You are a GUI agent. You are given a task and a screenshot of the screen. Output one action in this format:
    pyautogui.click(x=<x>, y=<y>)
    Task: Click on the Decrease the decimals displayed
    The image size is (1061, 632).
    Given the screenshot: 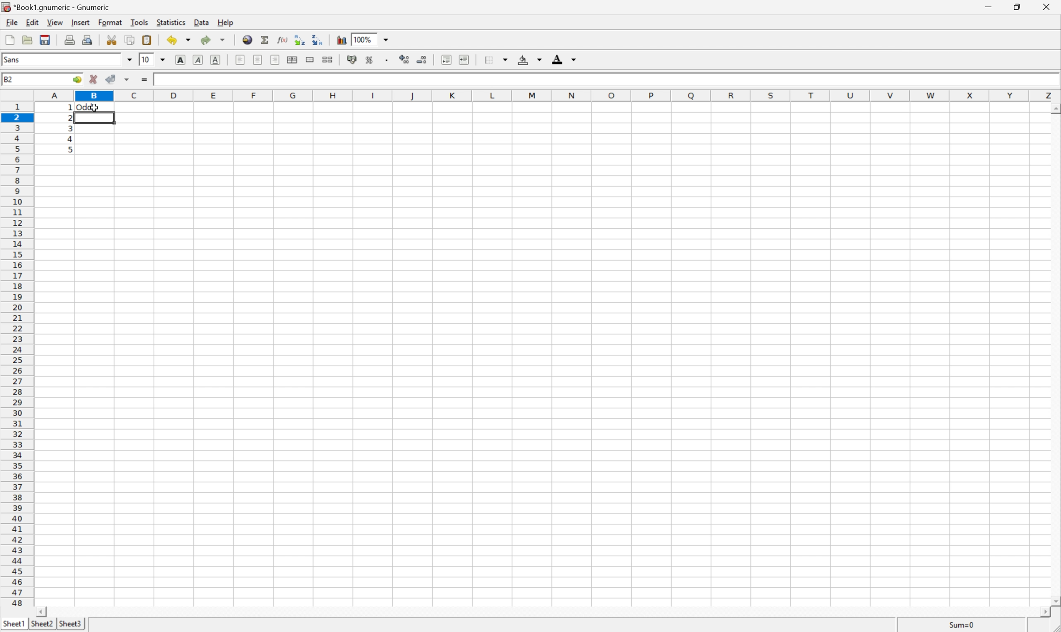 What is the action you would take?
    pyautogui.click(x=423, y=59)
    